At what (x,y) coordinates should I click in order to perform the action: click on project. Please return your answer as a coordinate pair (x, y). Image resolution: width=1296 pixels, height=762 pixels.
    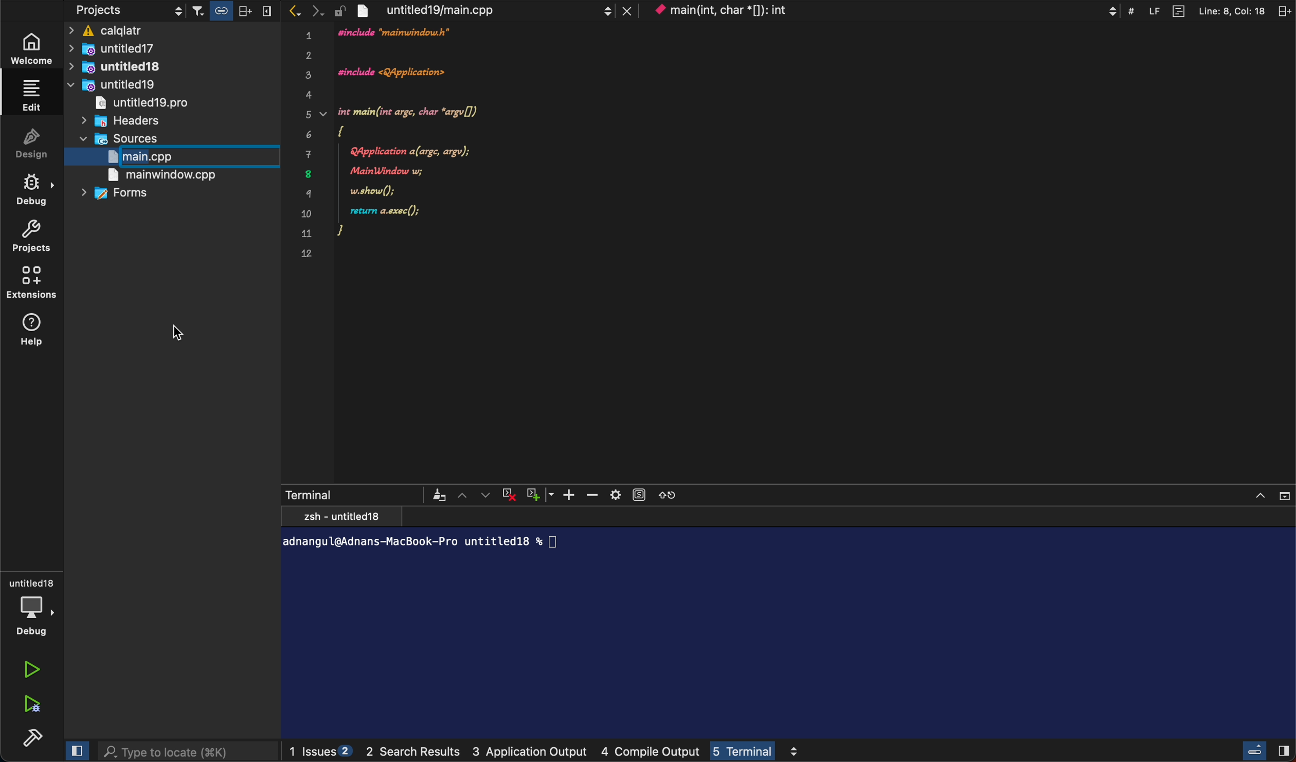
    Looking at the image, I should click on (38, 238).